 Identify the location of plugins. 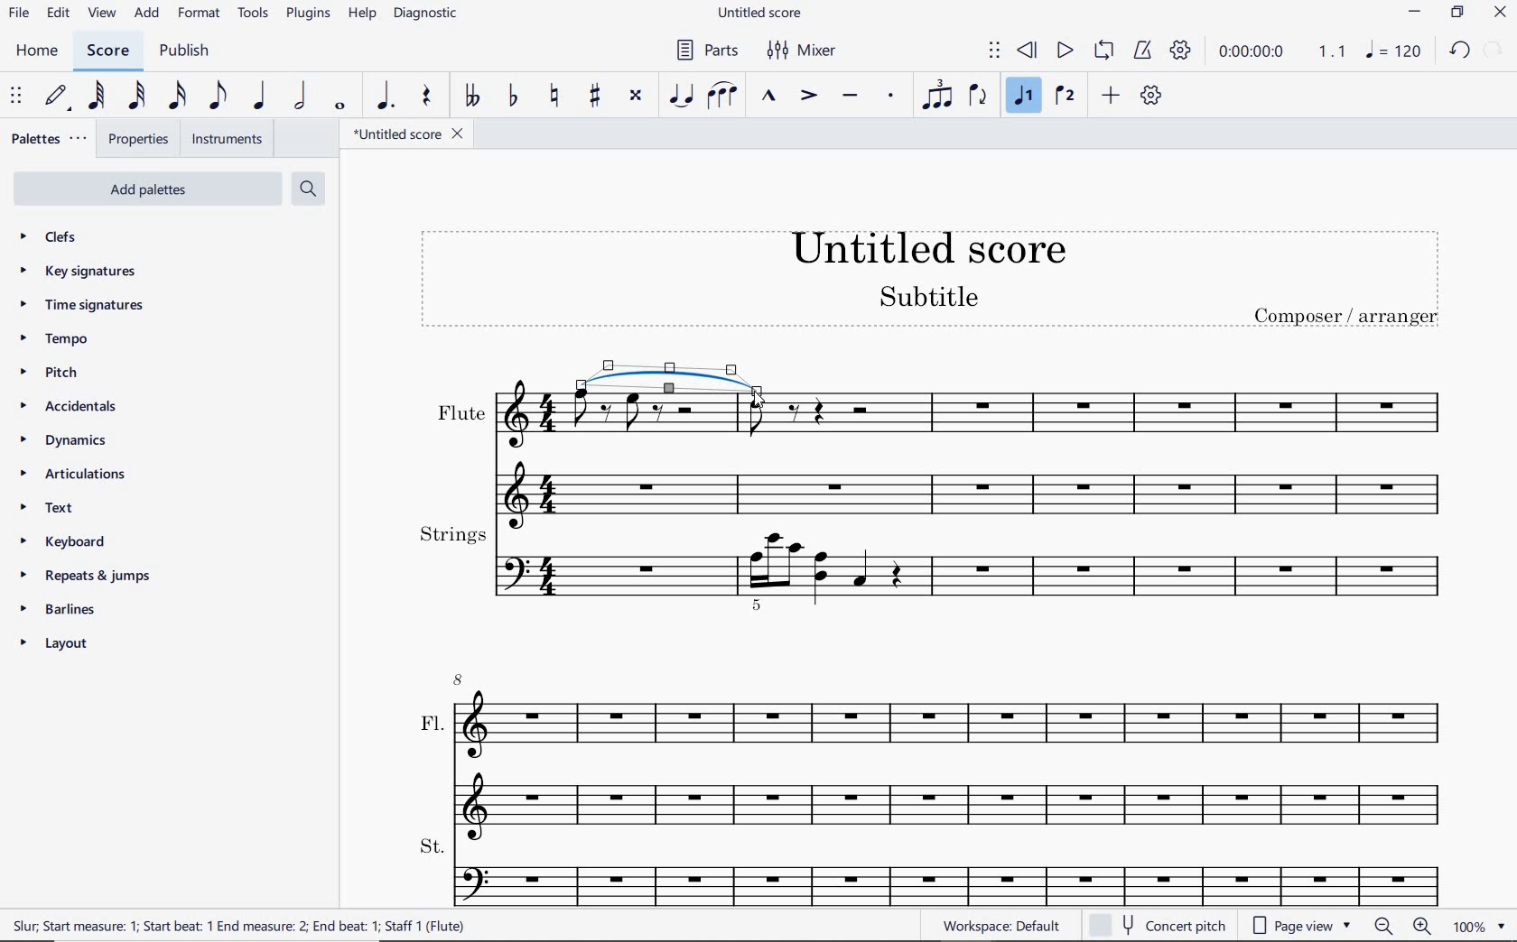
(306, 14).